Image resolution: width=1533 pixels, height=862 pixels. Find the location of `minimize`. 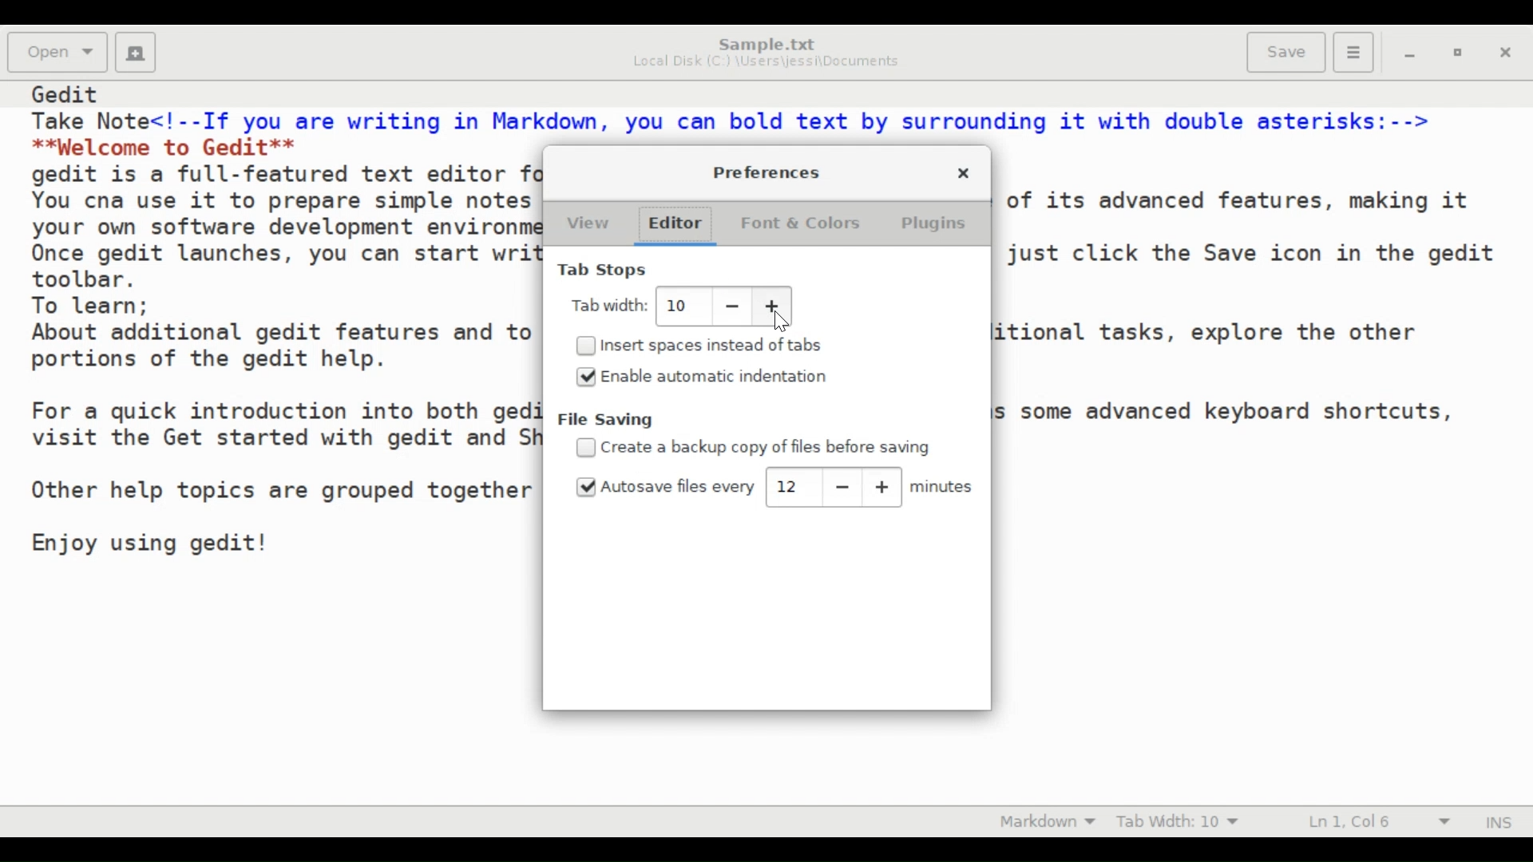

minimize is located at coordinates (1412, 57).